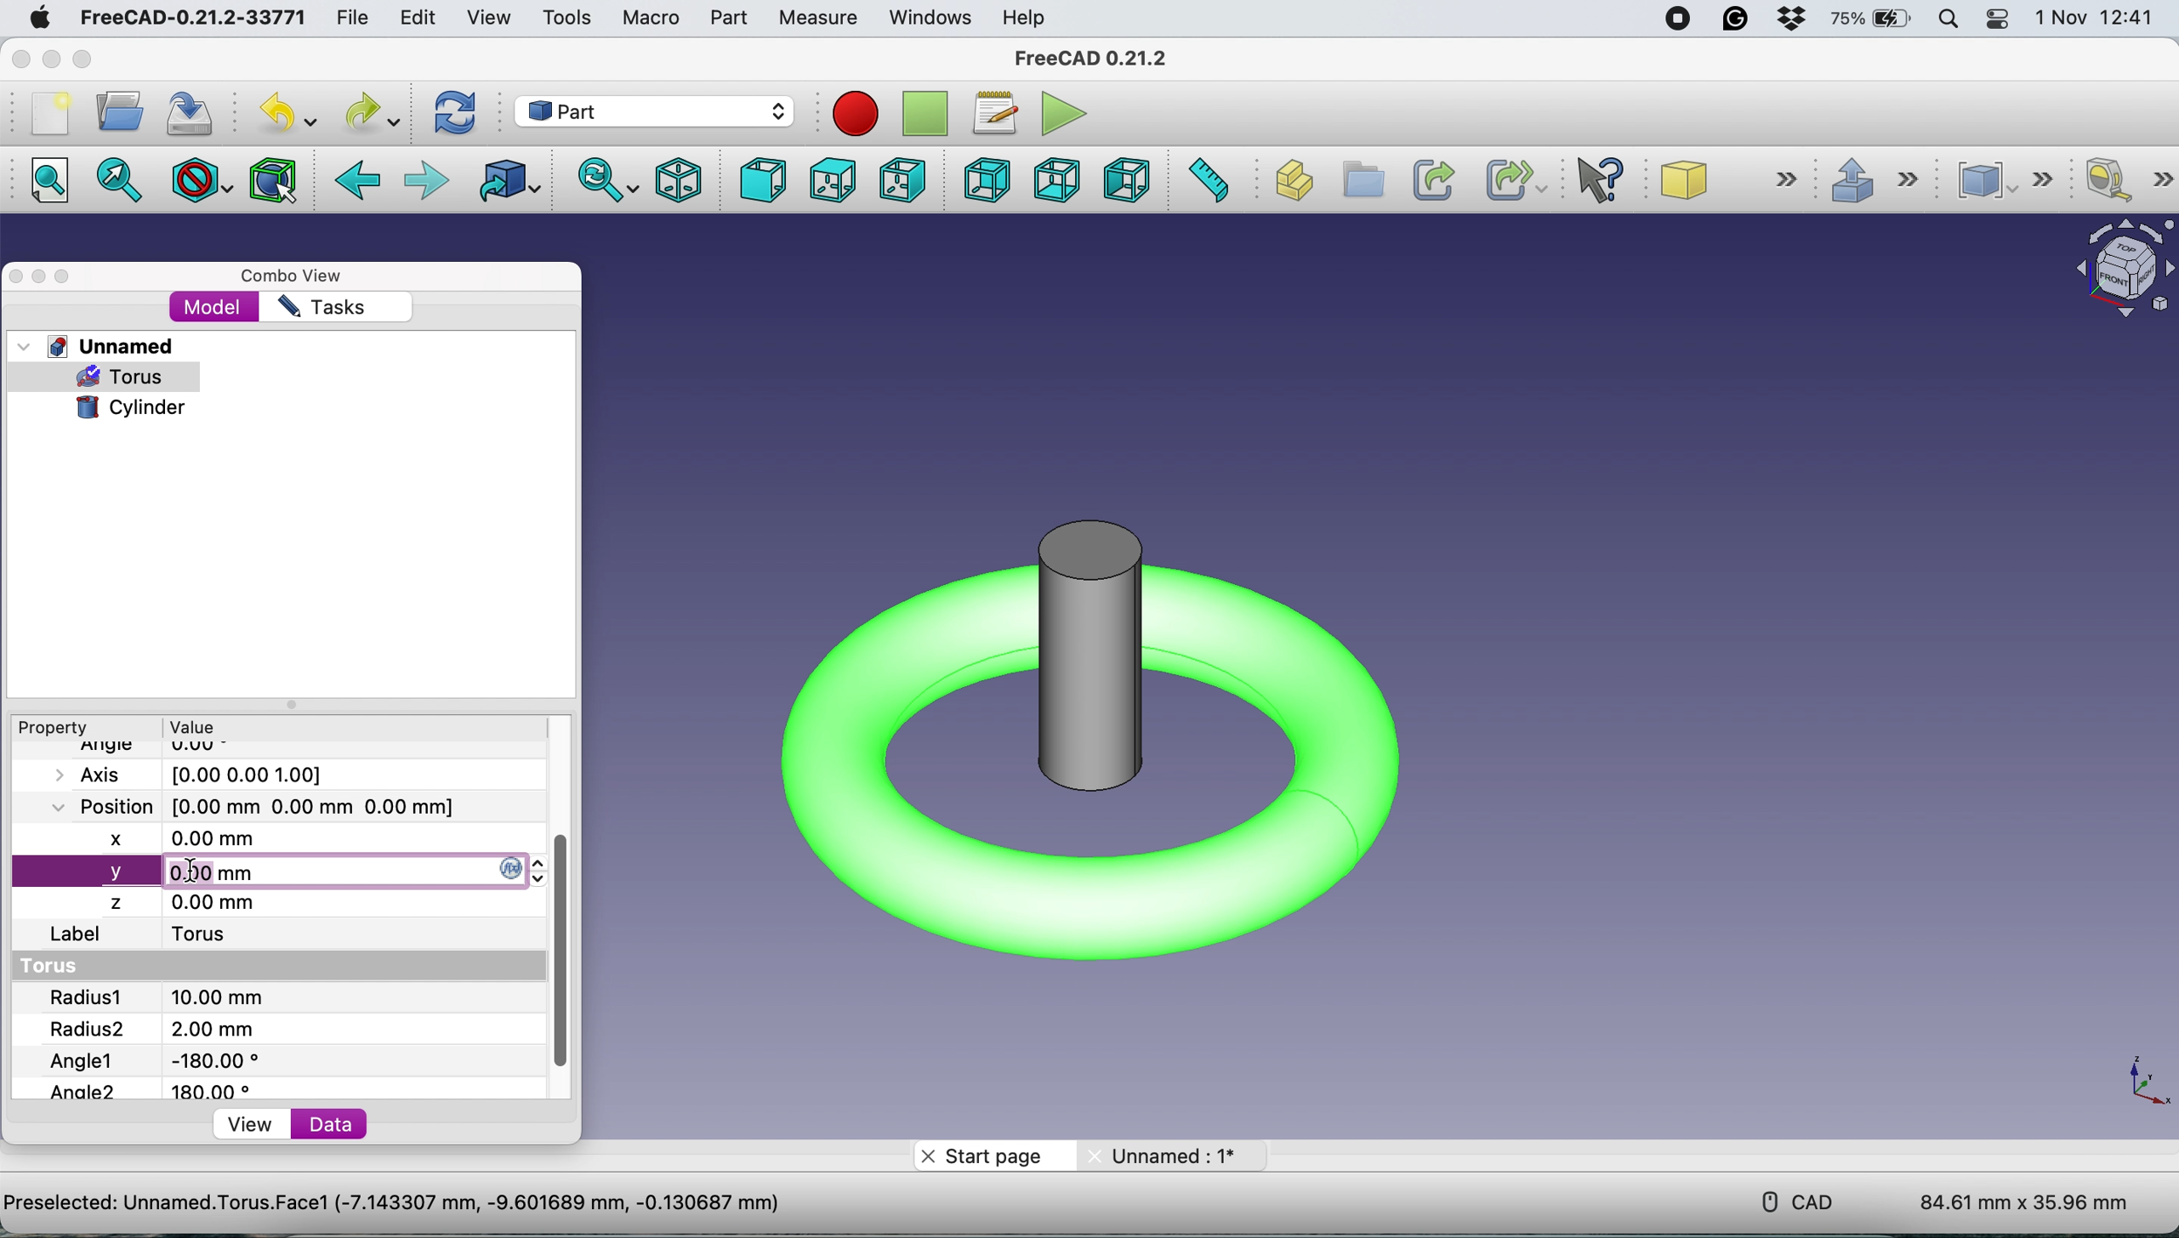  Describe the element at coordinates (85, 61) in the screenshot. I see `maximise` at that location.